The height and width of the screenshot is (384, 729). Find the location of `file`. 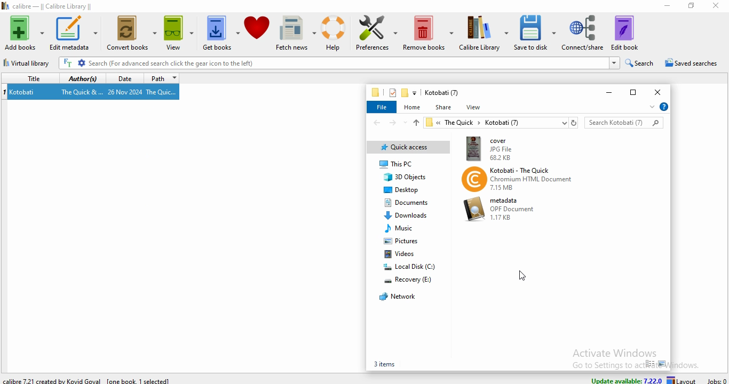

file is located at coordinates (382, 108).